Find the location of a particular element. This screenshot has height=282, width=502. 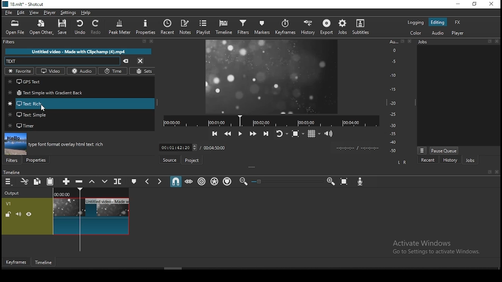

filters is located at coordinates (243, 28).